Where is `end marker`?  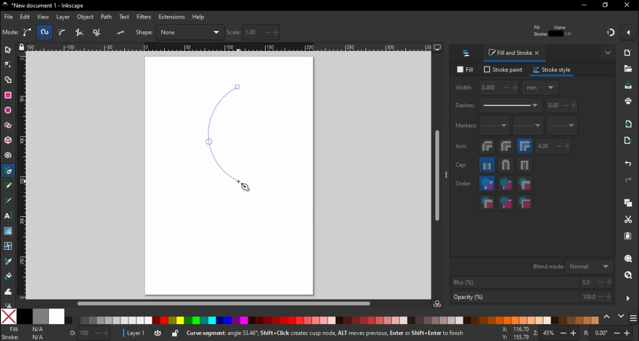 end marker is located at coordinates (563, 127).